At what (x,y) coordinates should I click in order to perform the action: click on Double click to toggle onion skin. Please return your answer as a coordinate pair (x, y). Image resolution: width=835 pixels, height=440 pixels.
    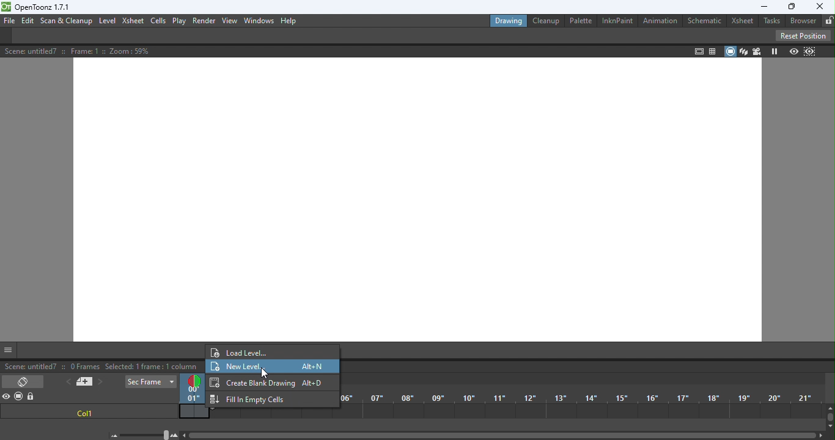
    Looking at the image, I should click on (193, 380).